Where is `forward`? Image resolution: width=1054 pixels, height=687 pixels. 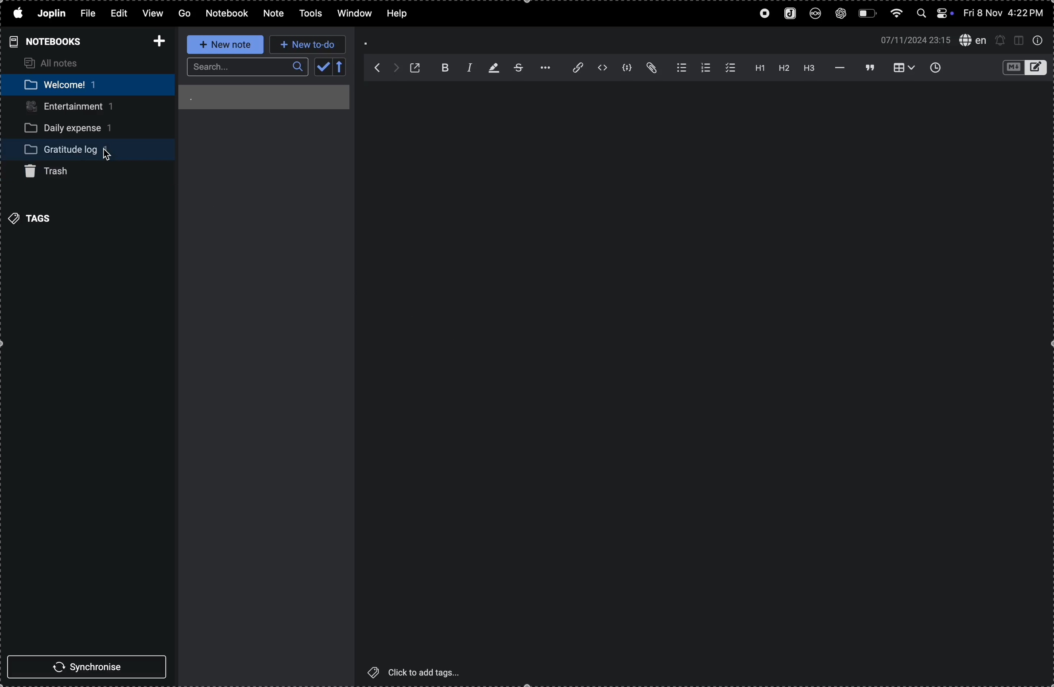
forward is located at coordinates (394, 68).